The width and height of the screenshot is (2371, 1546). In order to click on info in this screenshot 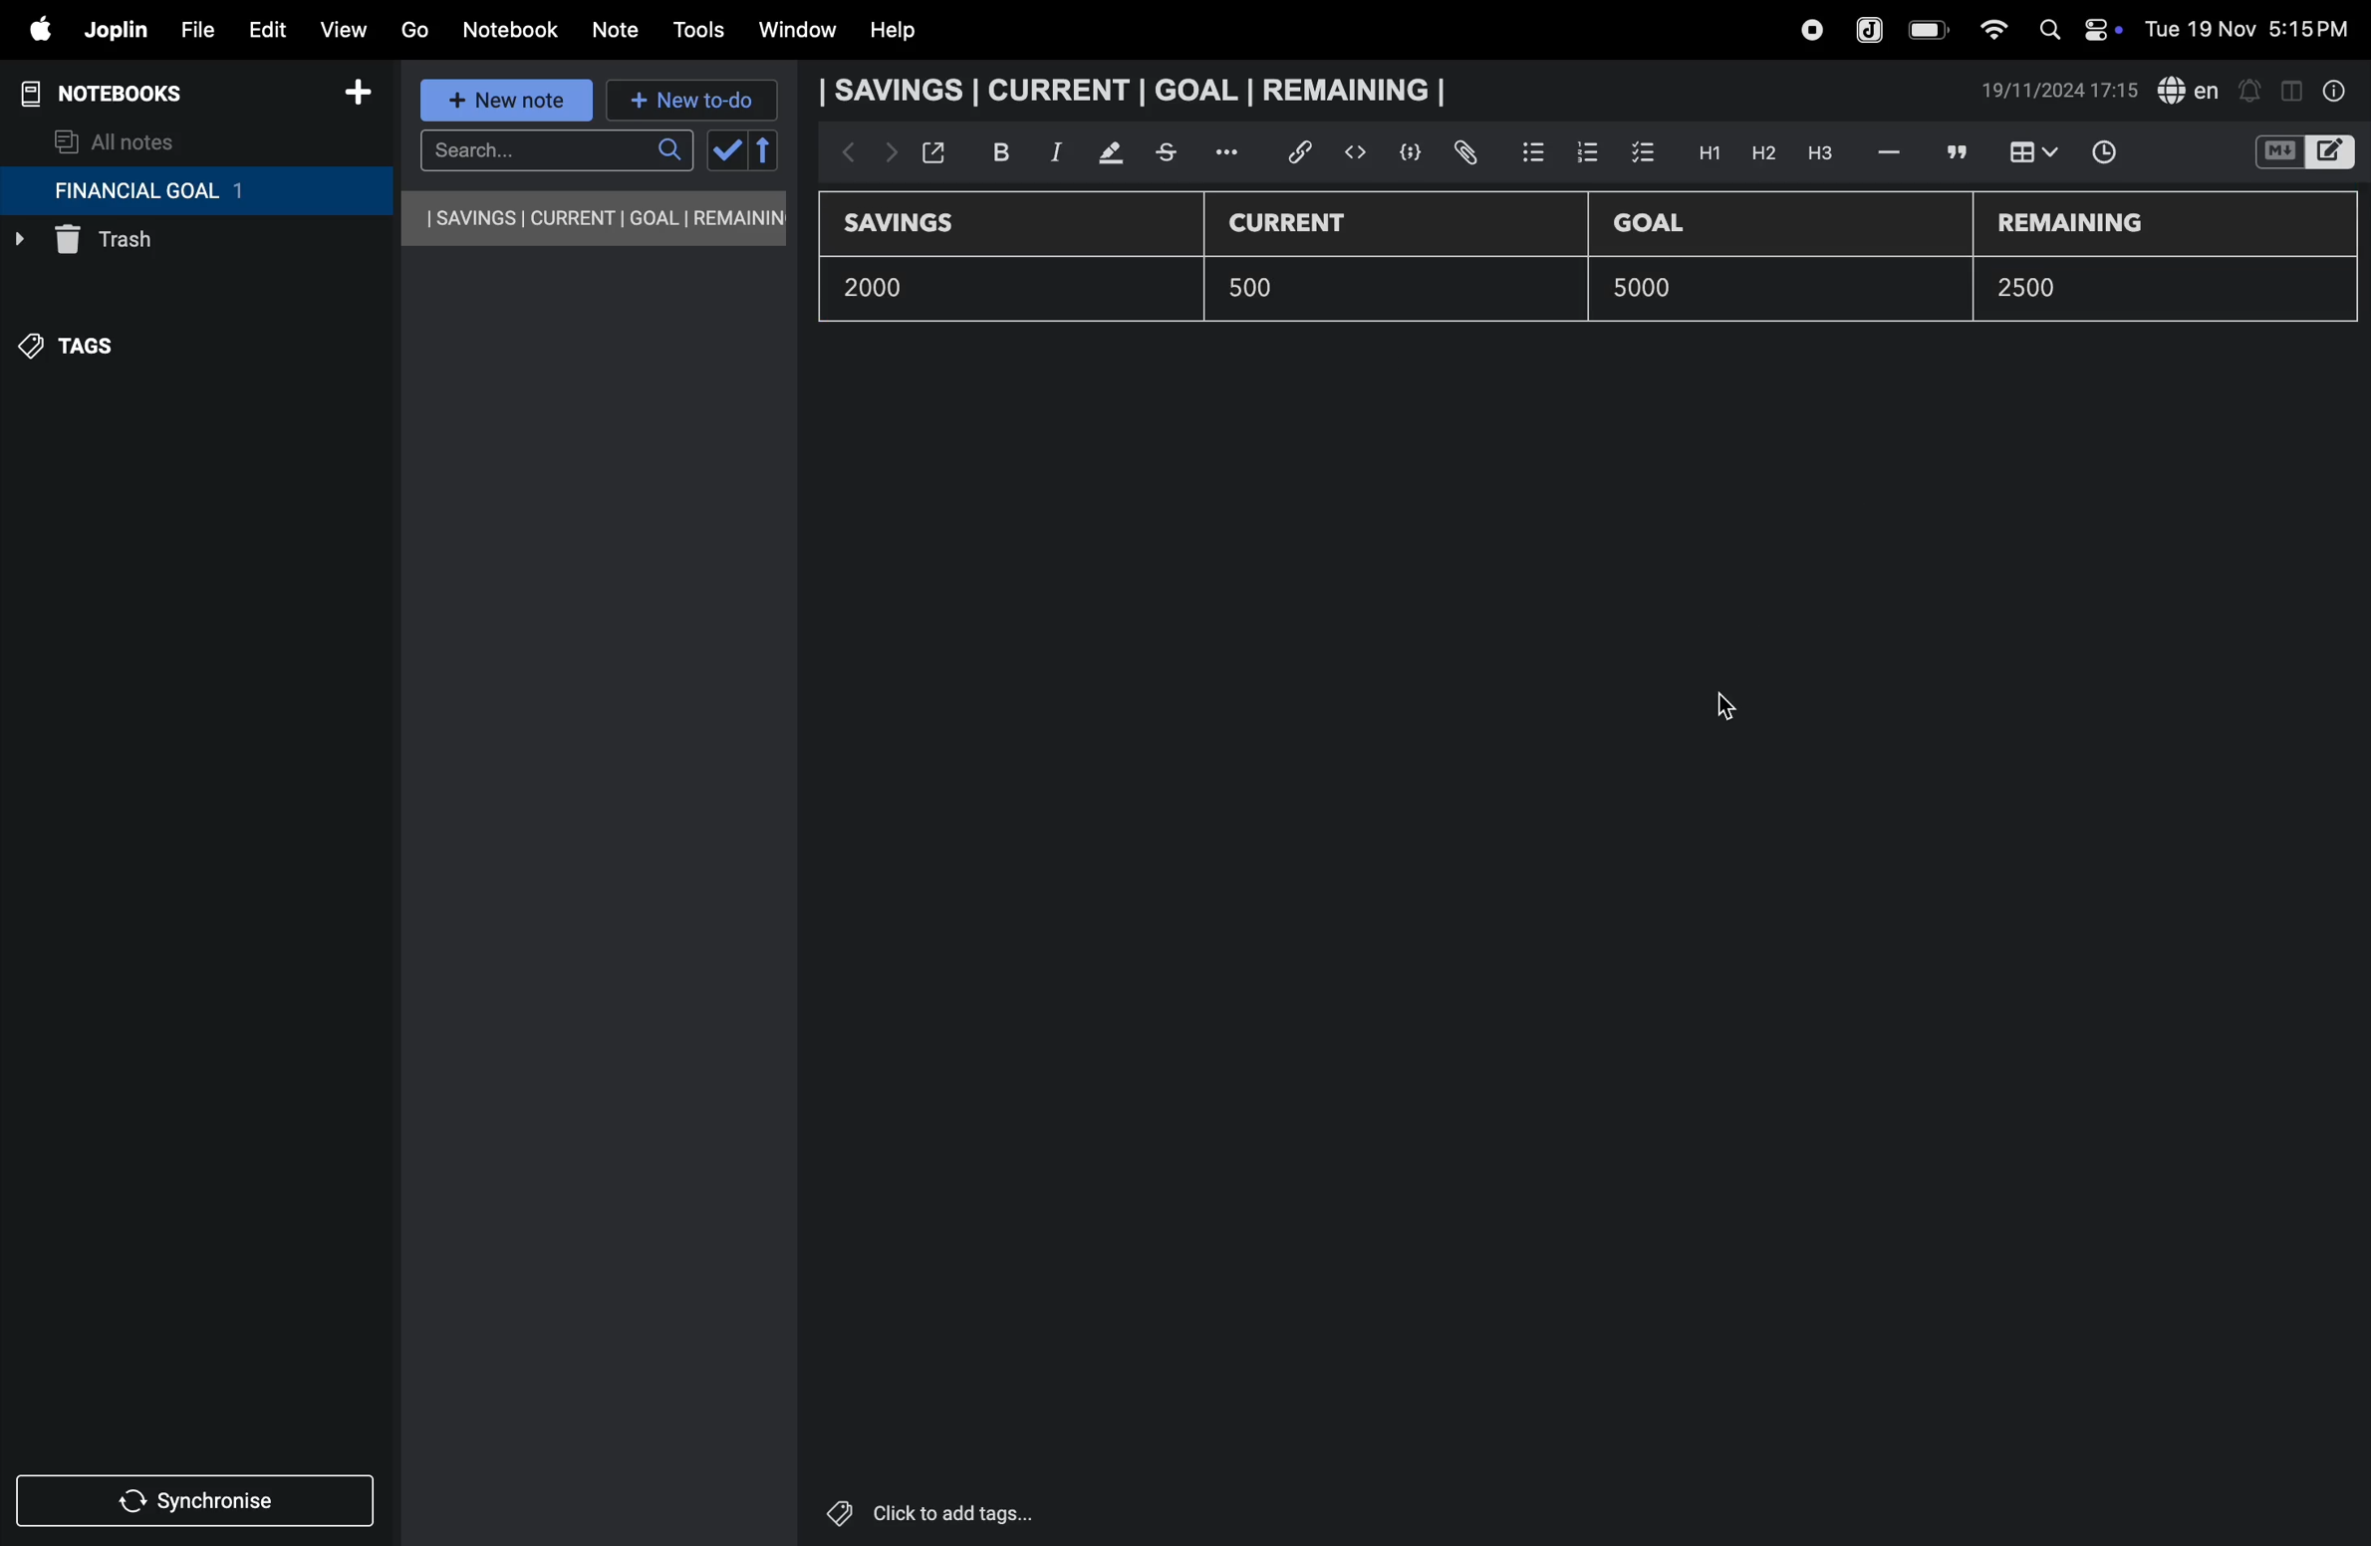, I will do `click(2336, 91)`.